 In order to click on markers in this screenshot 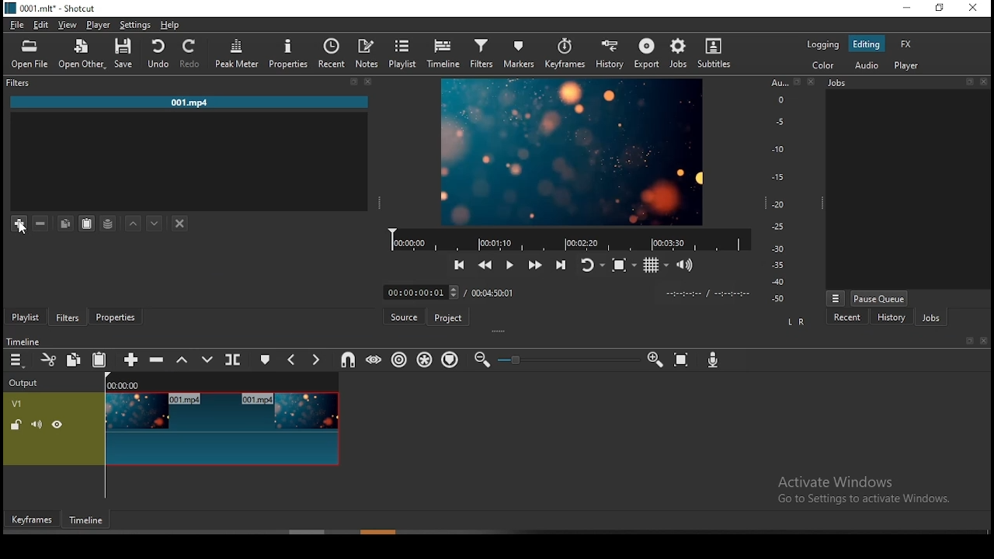, I will do `click(518, 53)`.